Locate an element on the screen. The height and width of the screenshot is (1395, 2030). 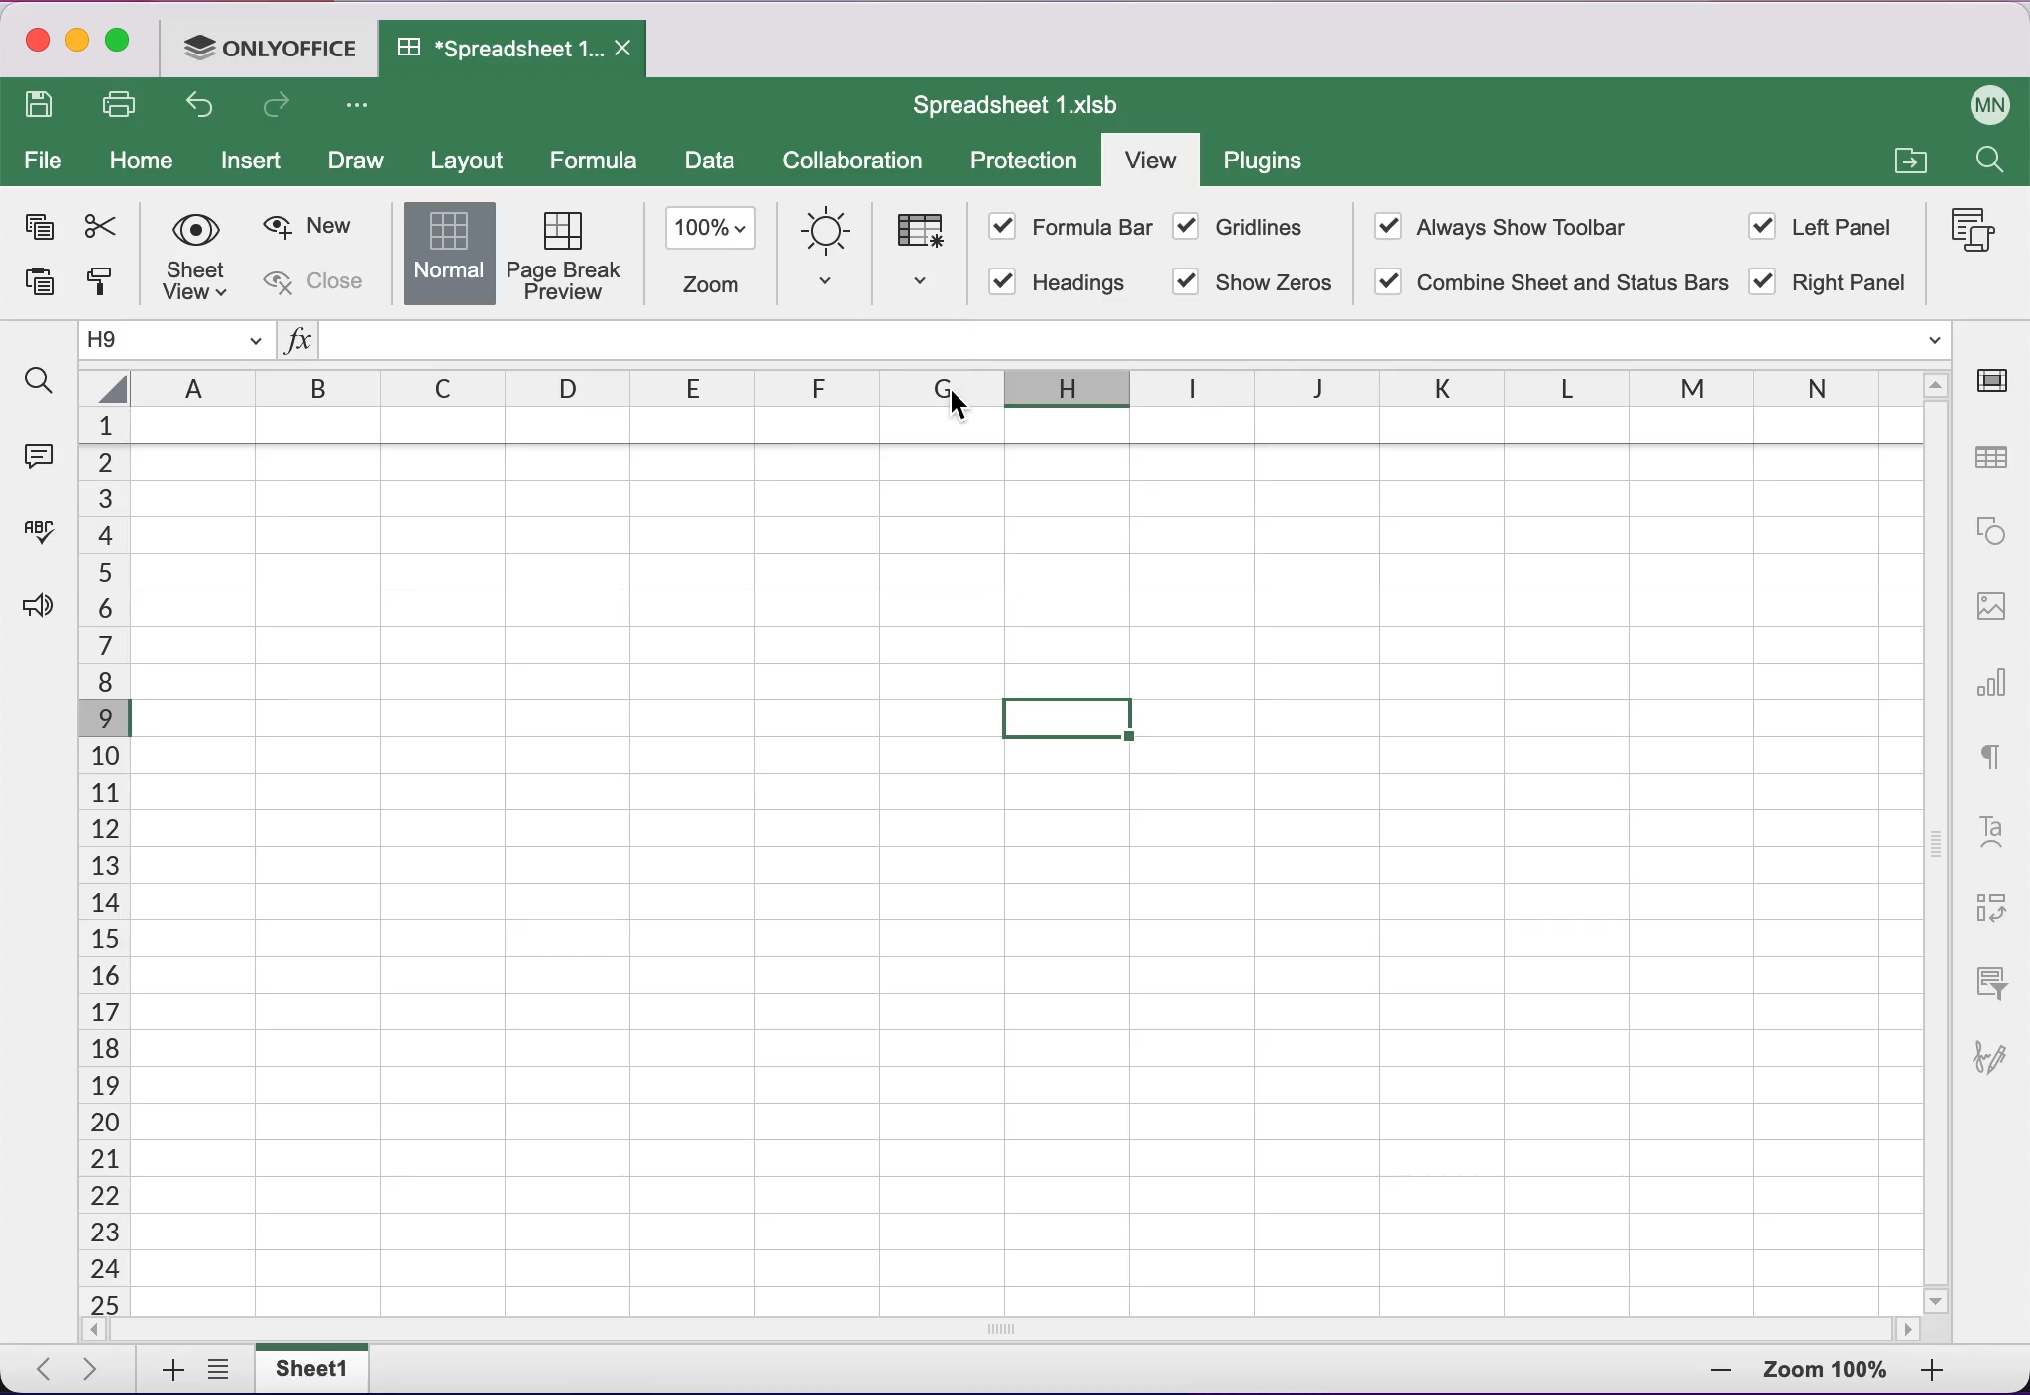
view is located at coordinates (1150, 159).